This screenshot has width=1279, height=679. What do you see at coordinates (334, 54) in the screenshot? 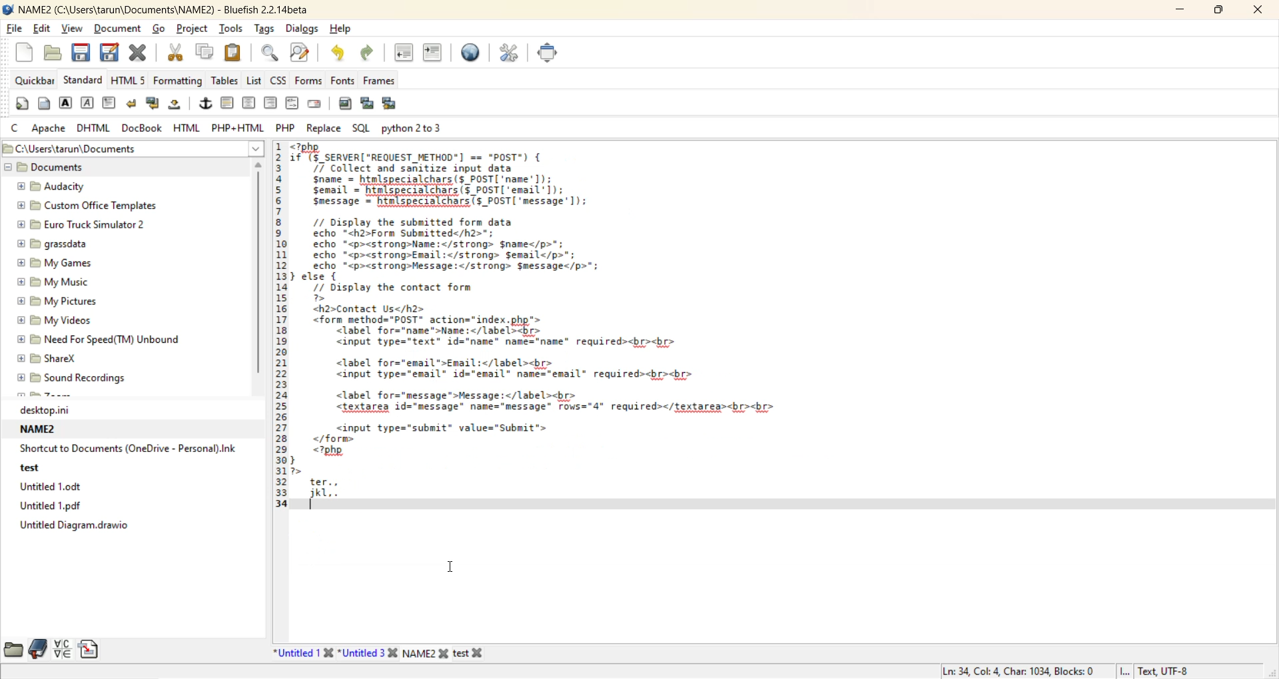
I see `undo` at bounding box center [334, 54].